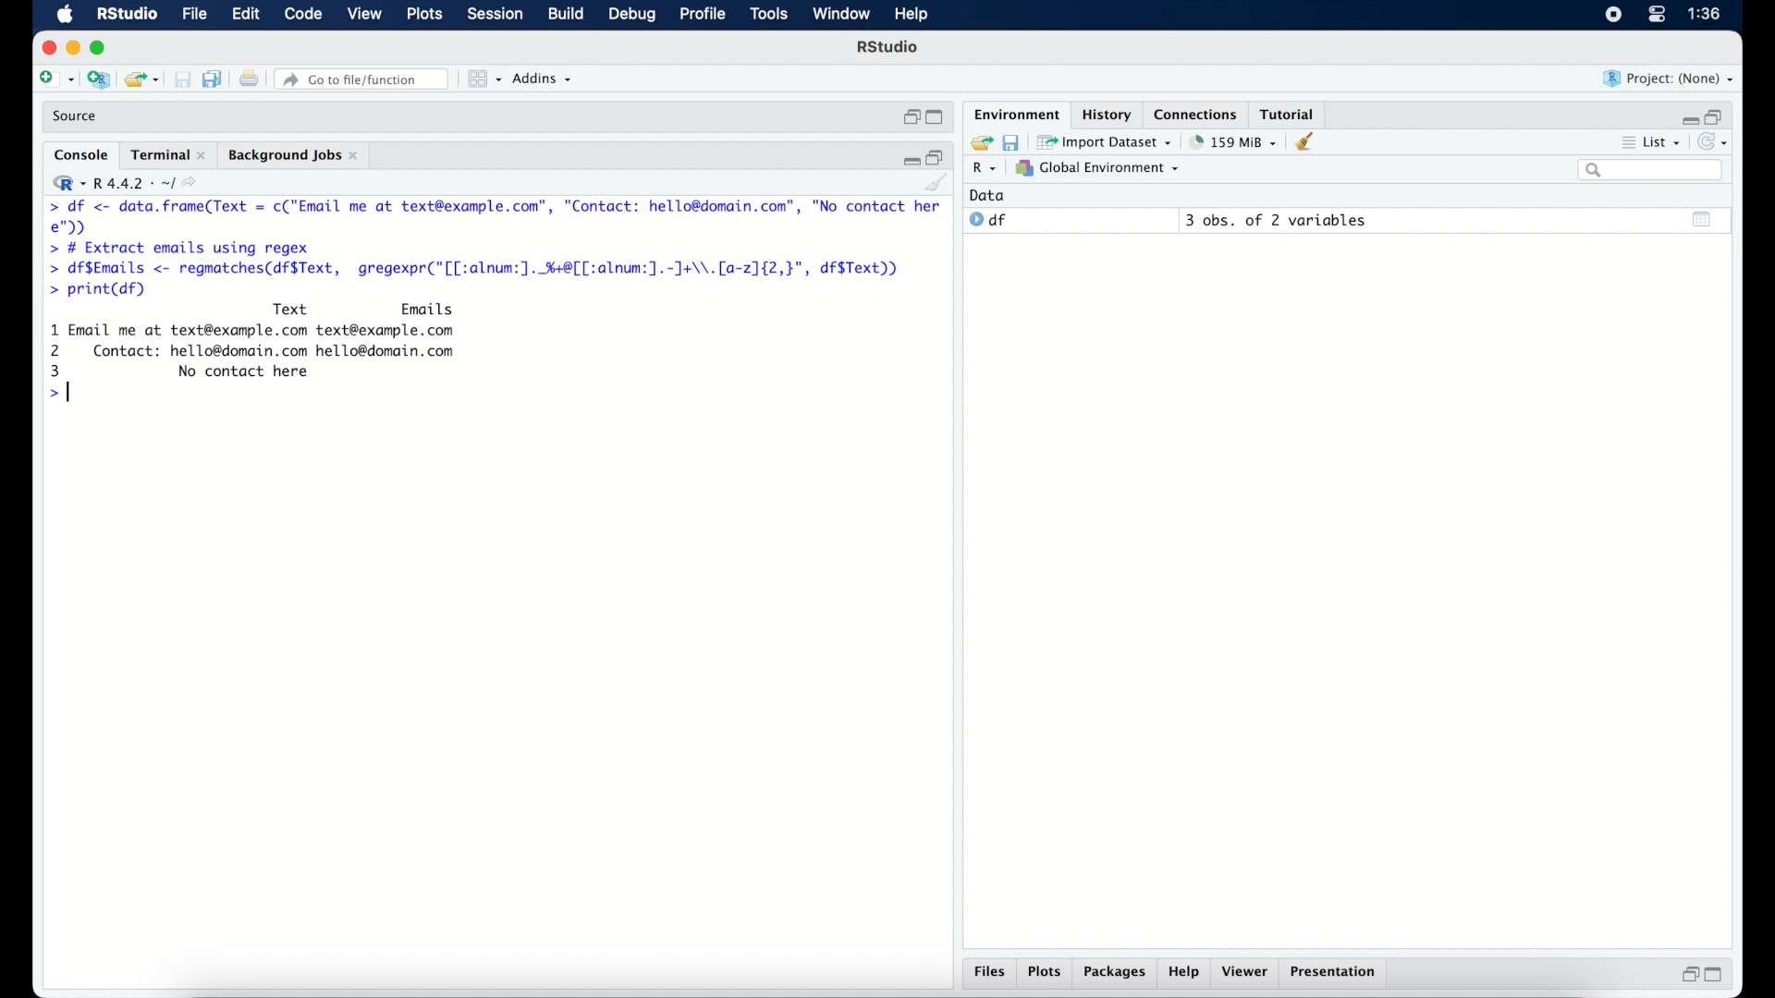 The width and height of the screenshot is (1775, 998). I want to click on print, so click(248, 79).